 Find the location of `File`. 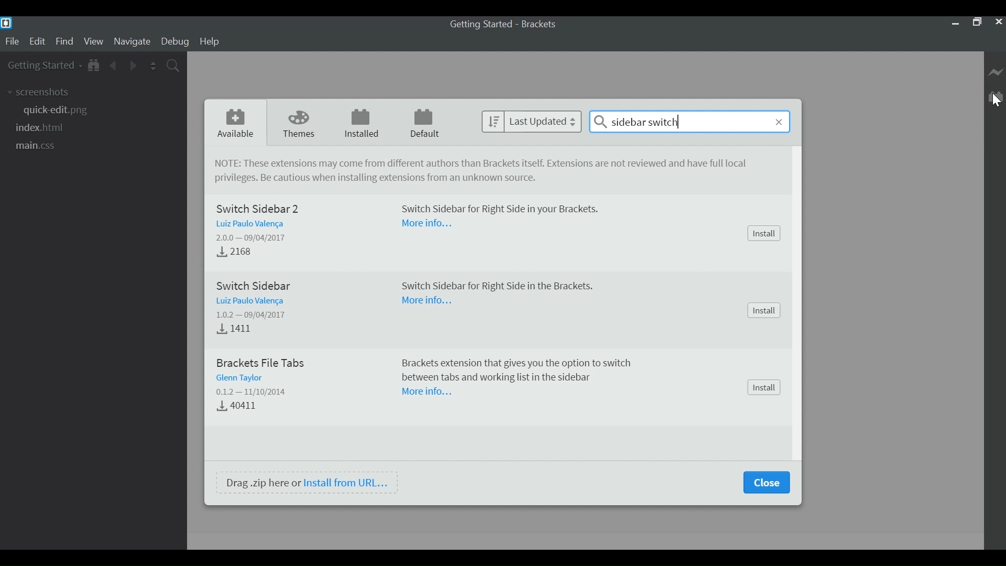

File is located at coordinates (12, 41).